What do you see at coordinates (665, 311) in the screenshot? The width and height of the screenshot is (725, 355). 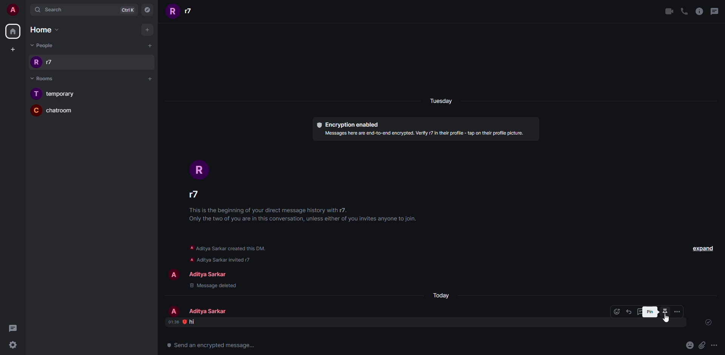 I see `pin` at bounding box center [665, 311].